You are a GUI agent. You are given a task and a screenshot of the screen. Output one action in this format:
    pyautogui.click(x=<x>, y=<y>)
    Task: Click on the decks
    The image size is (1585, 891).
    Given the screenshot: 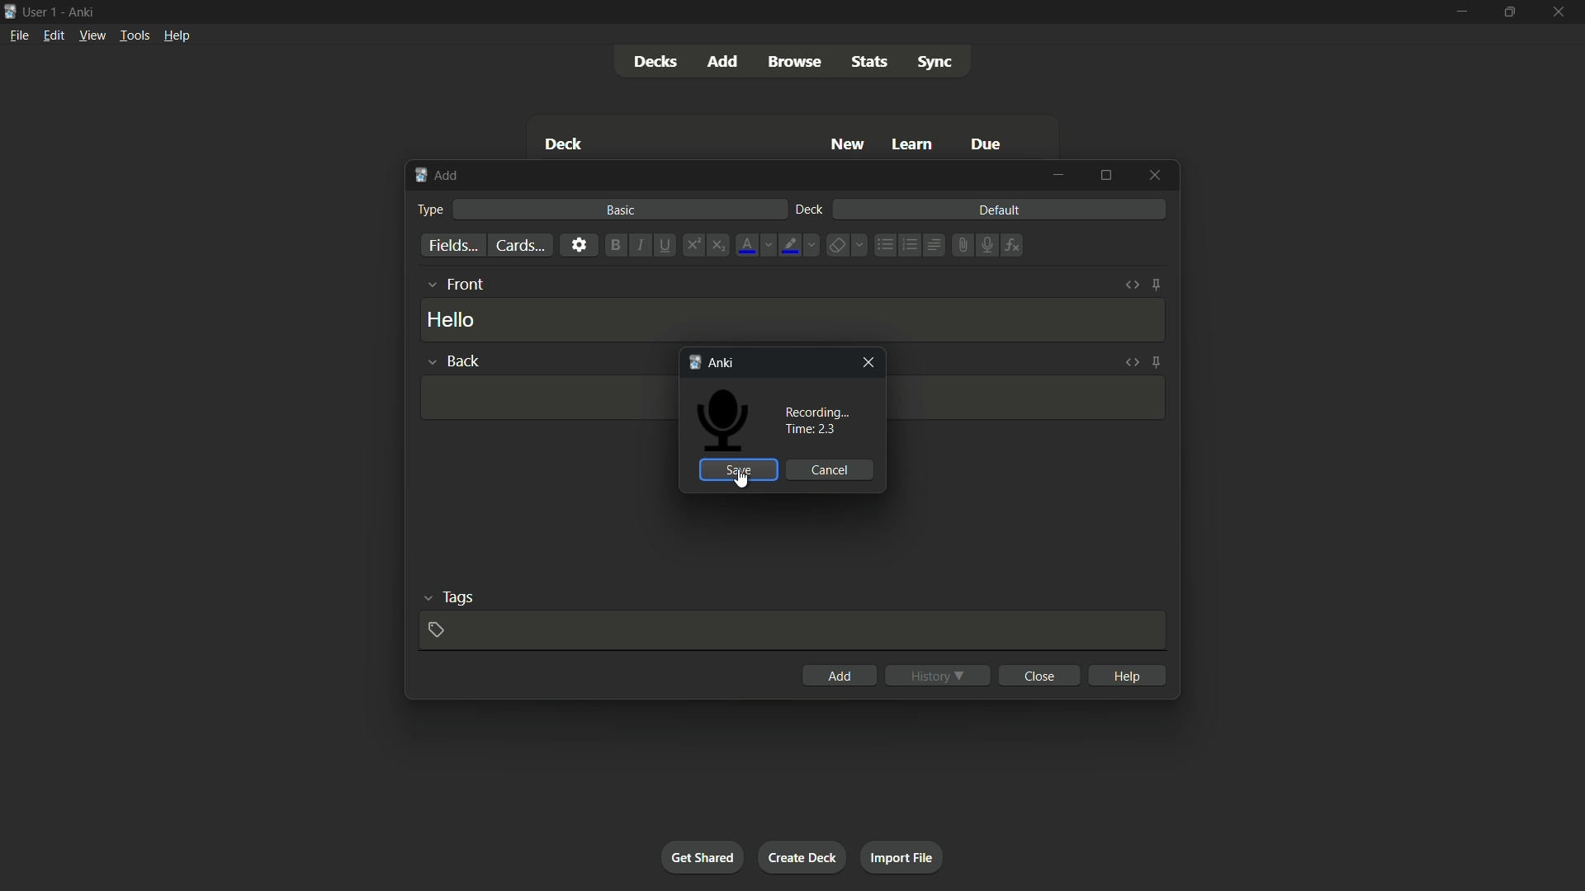 What is the action you would take?
    pyautogui.click(x=656, y=63)
    